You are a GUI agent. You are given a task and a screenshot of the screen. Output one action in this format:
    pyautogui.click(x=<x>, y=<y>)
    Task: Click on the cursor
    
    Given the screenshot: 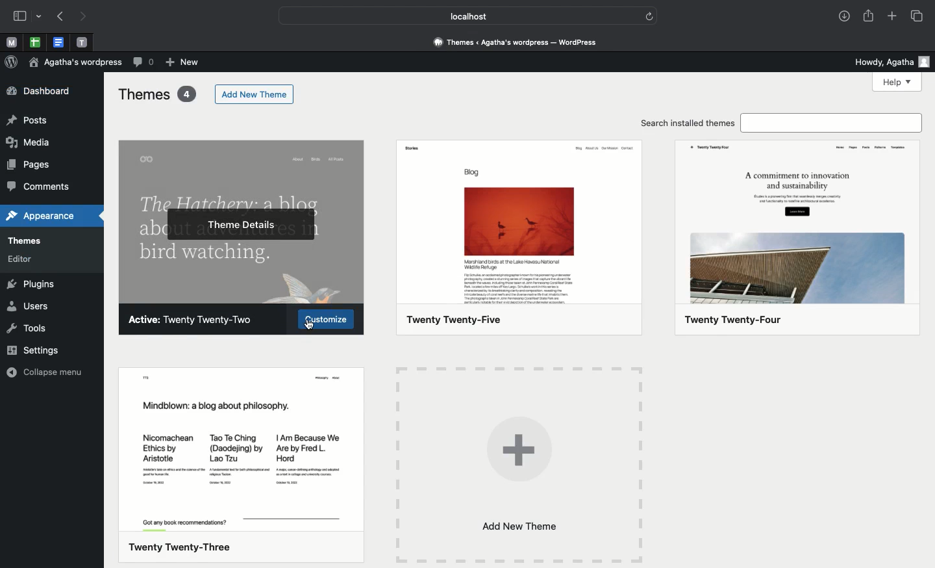 What is the action you would take?
    pyautogui.click(x=308, y=326)
    